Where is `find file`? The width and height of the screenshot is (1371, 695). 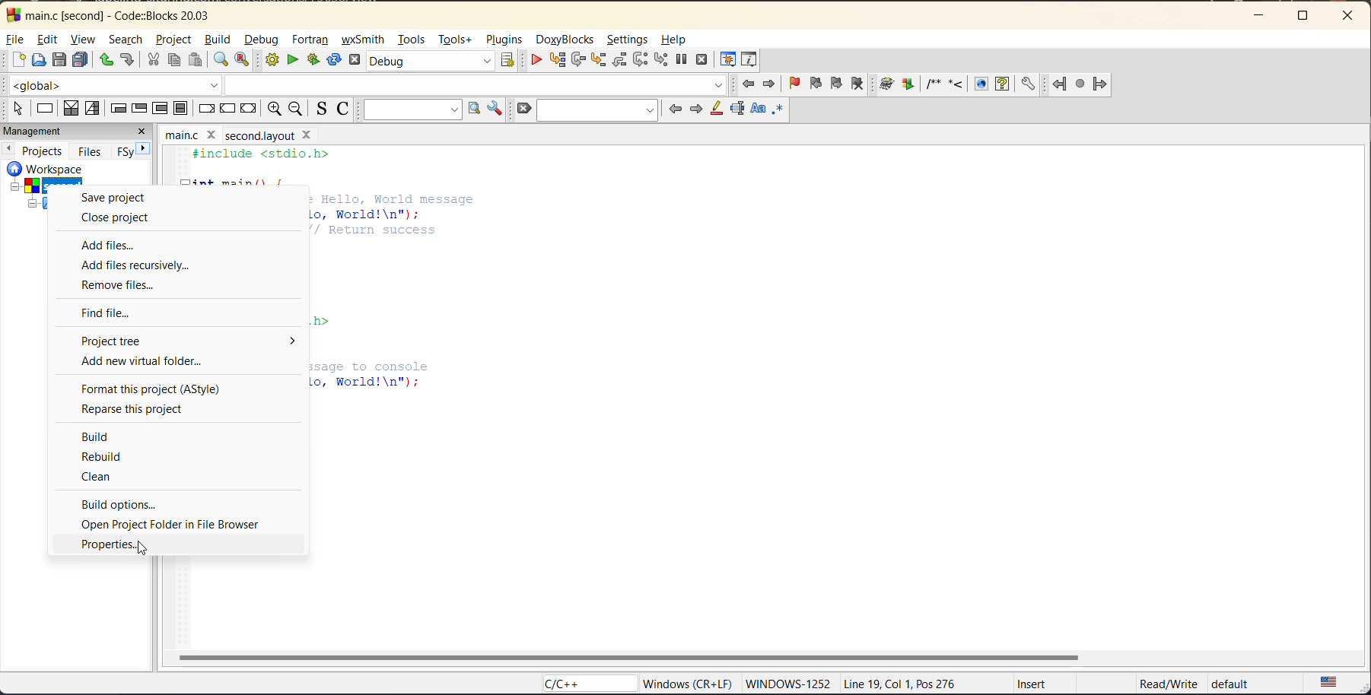 find file is located at coordinates (114, 312).